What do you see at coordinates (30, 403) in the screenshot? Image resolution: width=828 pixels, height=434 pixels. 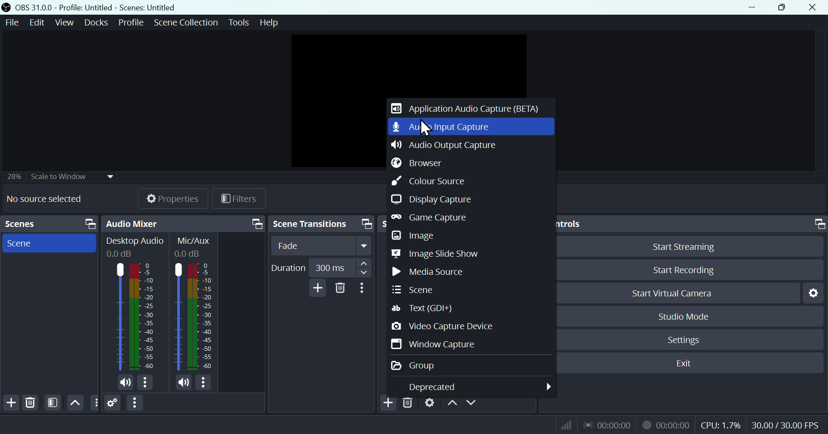 I see `Delete` at bounding box center [30, 403].